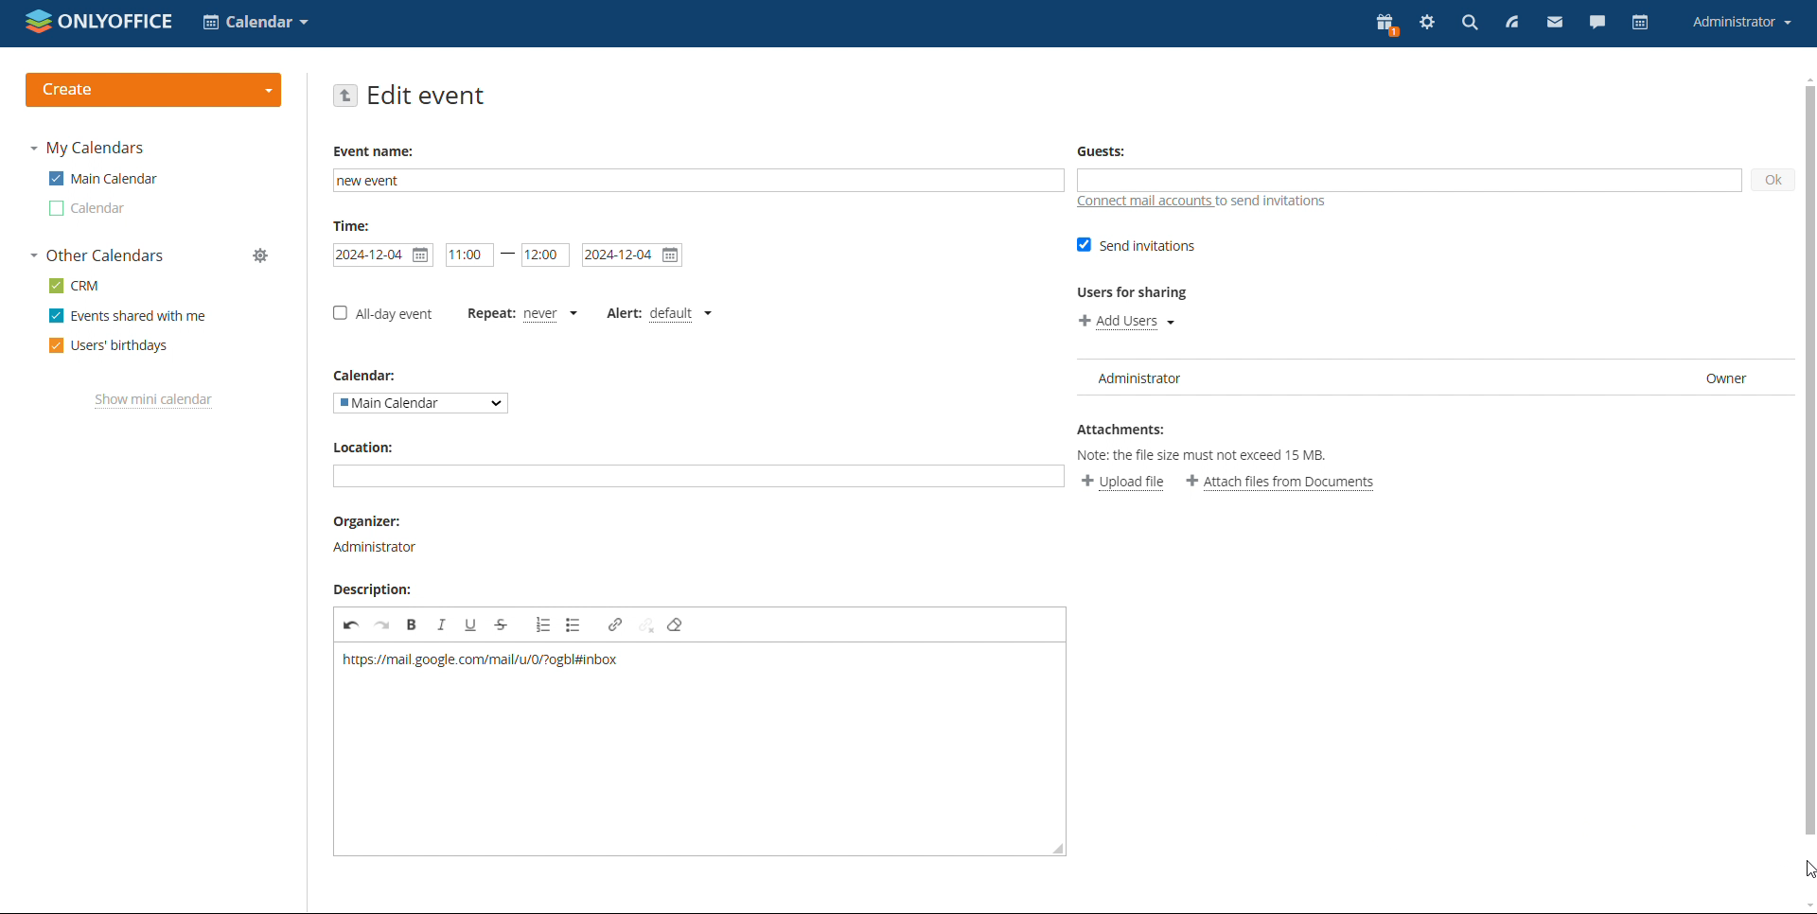  What do you see at coordinates (1127, 321) in the screenshot?
I see `add users` at bounding box center [1127, 321].